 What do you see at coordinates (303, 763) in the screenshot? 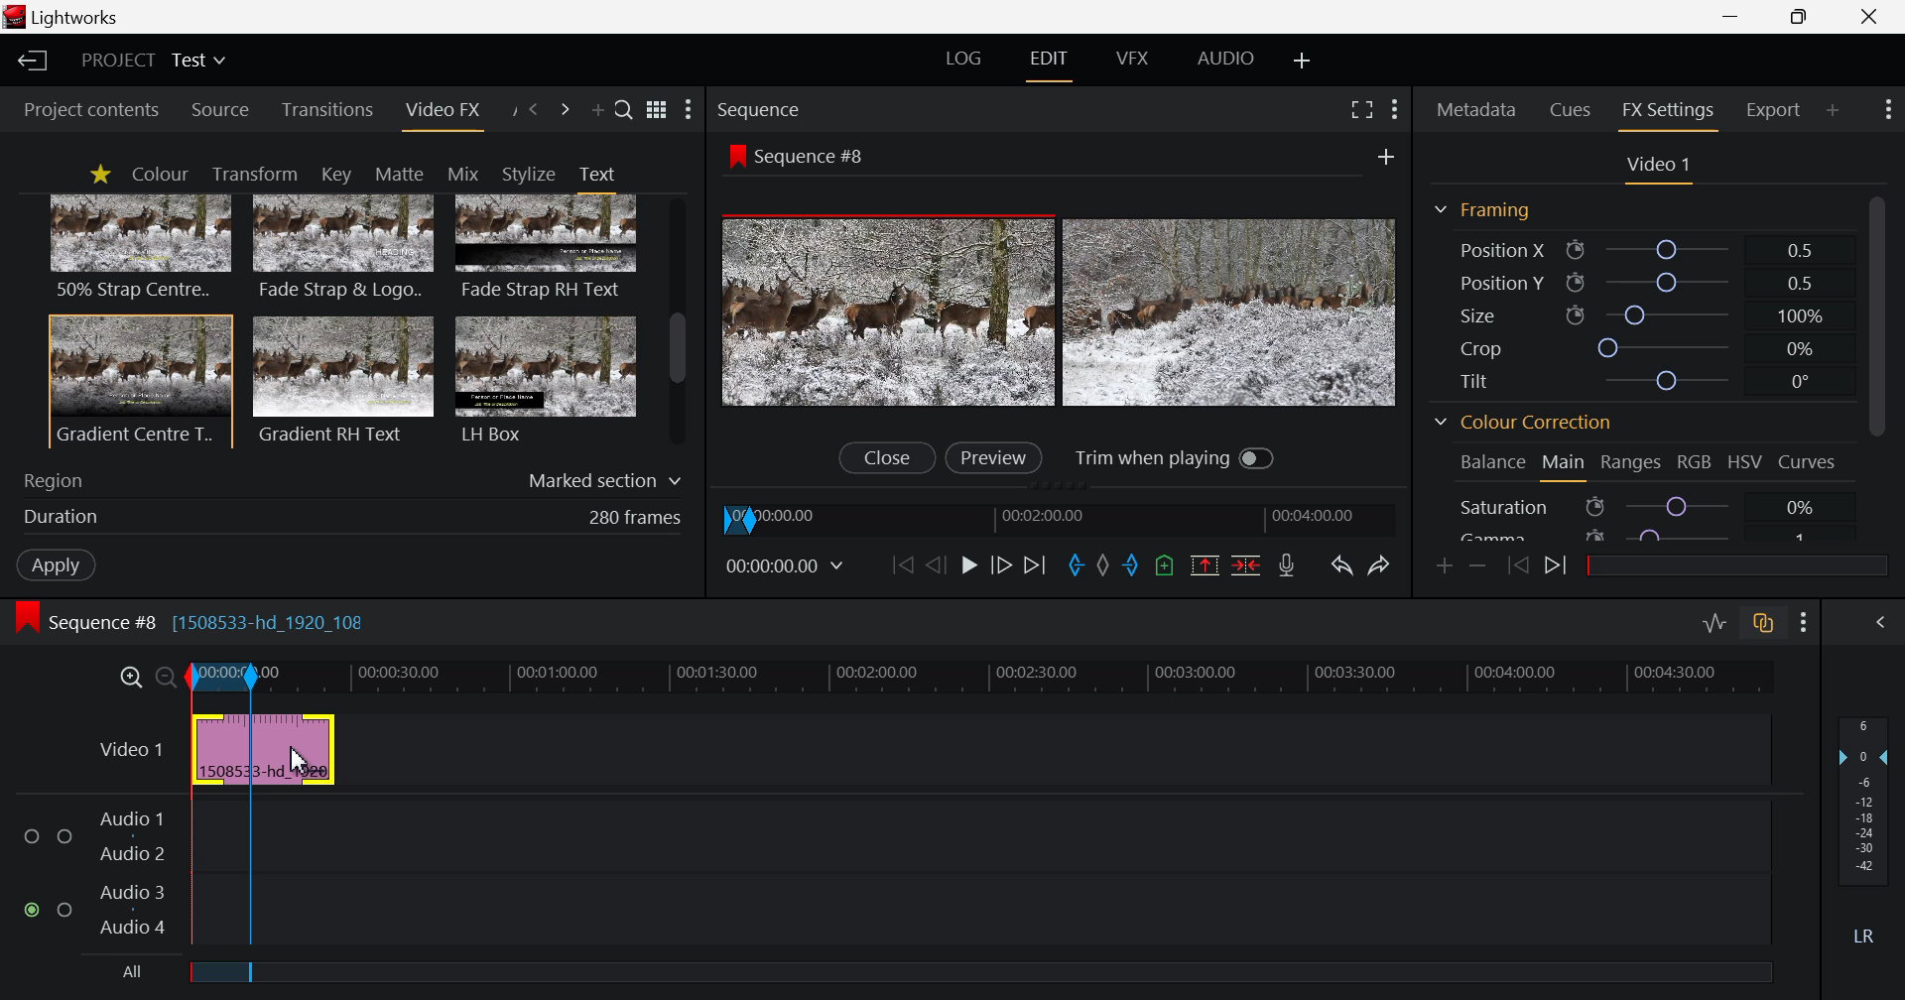
I see `cursor` at bounding box center [303, 763].